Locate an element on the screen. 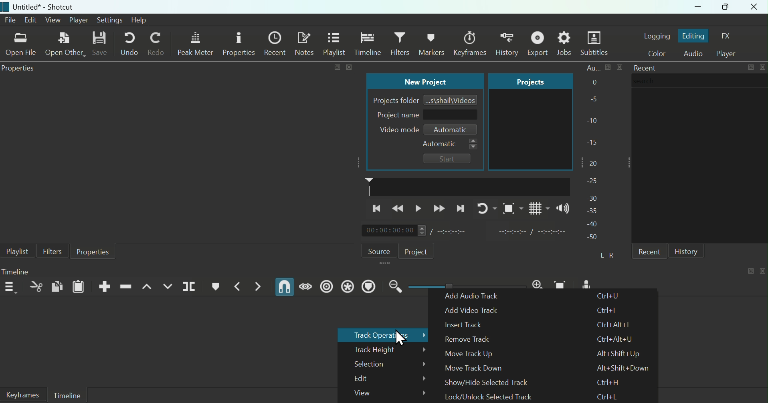 Image resolution: width=768 pixels, height=403 pixels. -15 is located at coordinates (593, 140).